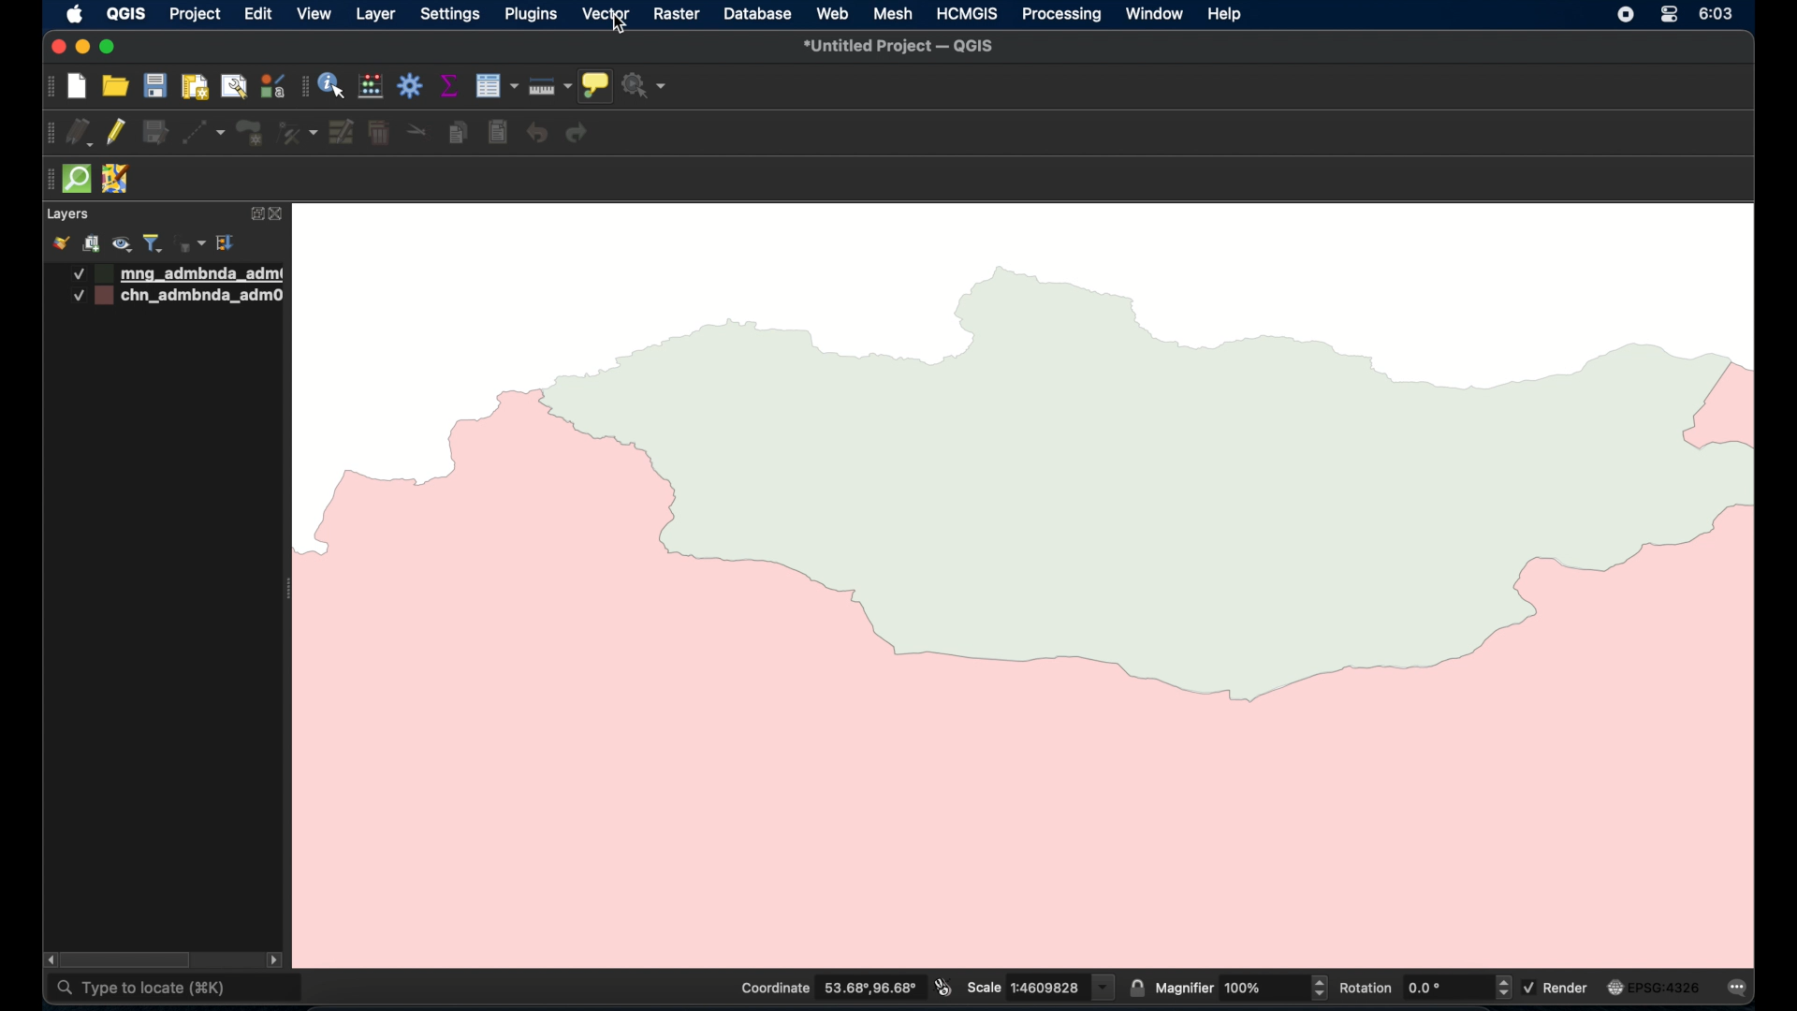  What do you see at coordinates (179, 274) in the screenshot?
I see `layer 1` at bounding box center [179, 274].